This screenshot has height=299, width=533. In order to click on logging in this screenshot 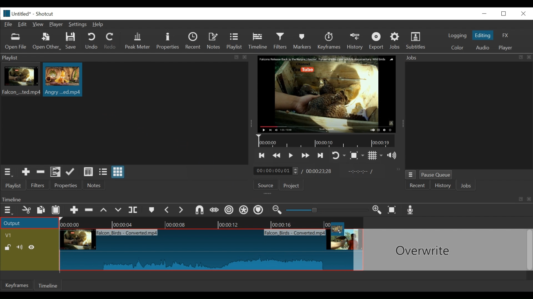, I will do `click(457, 35)`.